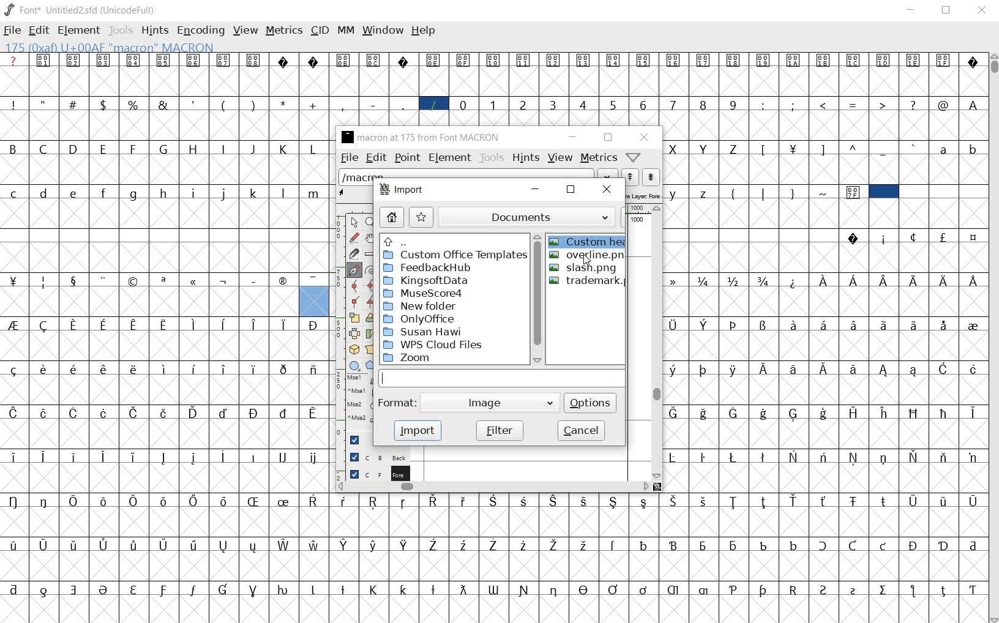  Describe the element at coordinates (673, 104) in the screenshot. I see `7` at that location.